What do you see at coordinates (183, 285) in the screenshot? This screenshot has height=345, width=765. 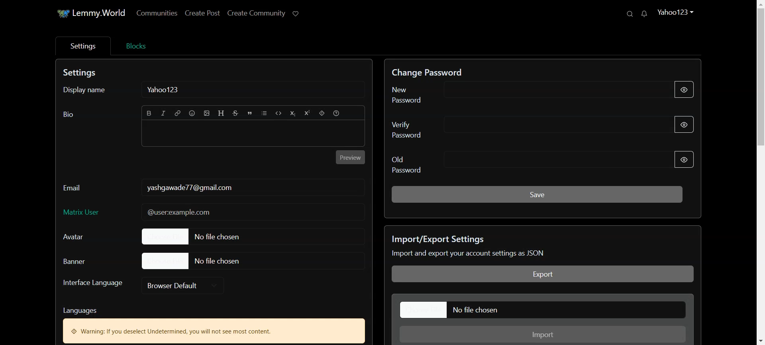 I see `Browser default` at bounding box center [183, 285].